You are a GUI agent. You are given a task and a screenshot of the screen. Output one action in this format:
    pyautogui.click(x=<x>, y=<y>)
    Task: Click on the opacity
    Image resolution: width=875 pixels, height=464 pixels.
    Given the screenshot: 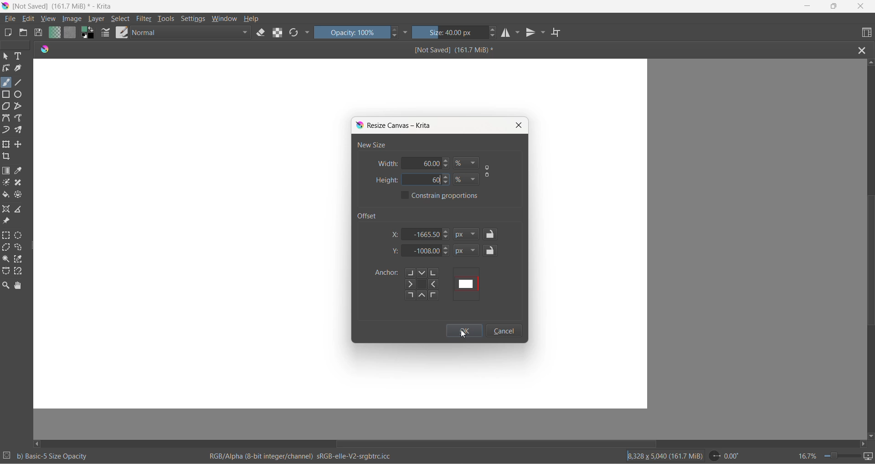 What is the action you would take?
    pyautogui.click(x=352, y=32)
    